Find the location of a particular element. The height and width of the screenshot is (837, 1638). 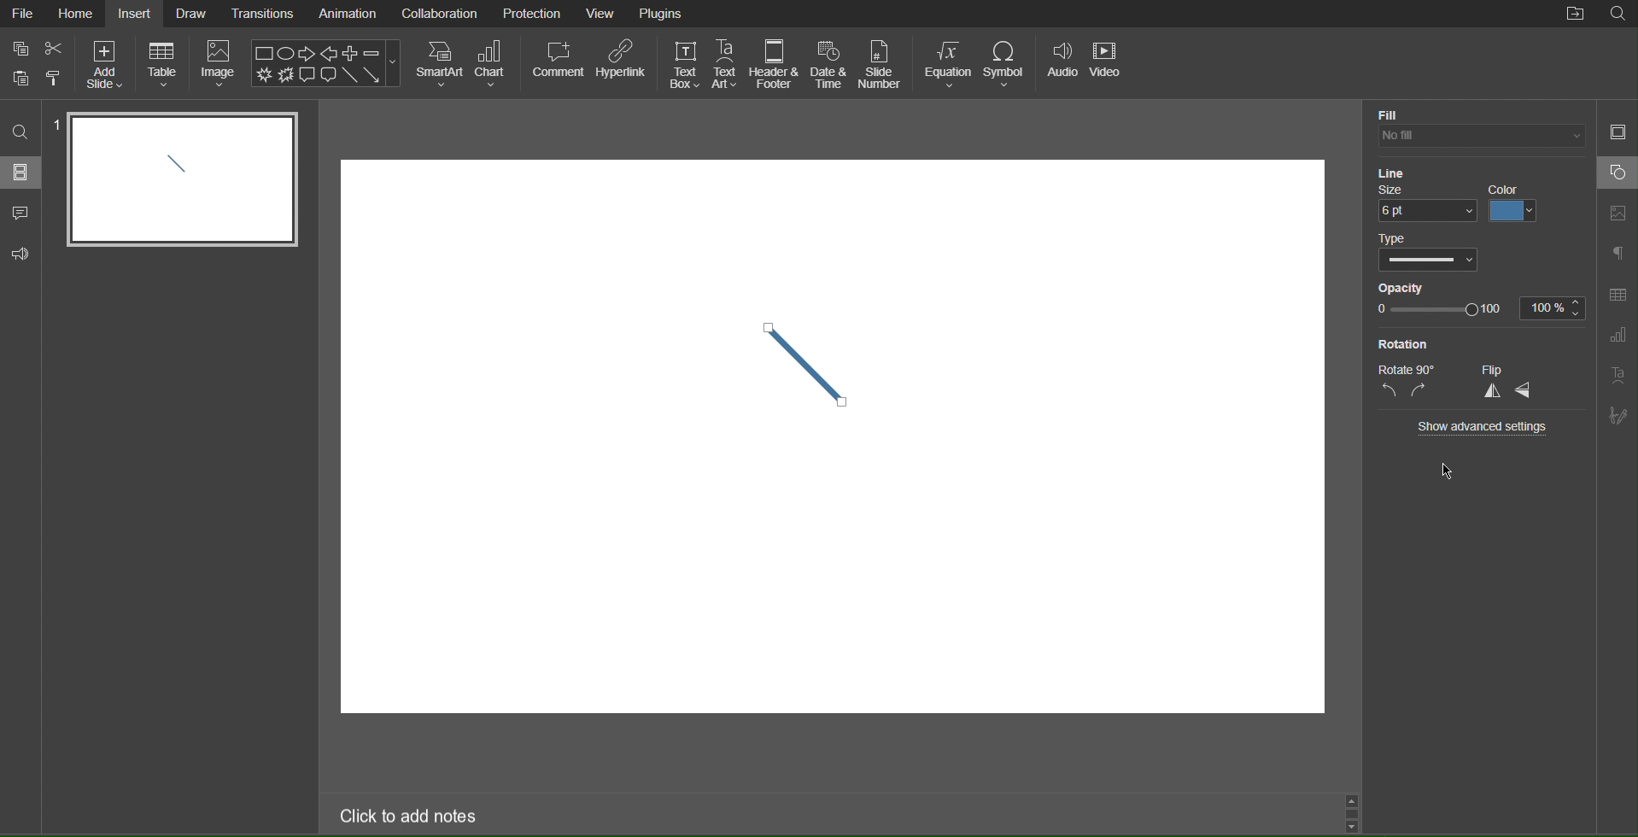

Symbol is located at coordinates (1010, 62).